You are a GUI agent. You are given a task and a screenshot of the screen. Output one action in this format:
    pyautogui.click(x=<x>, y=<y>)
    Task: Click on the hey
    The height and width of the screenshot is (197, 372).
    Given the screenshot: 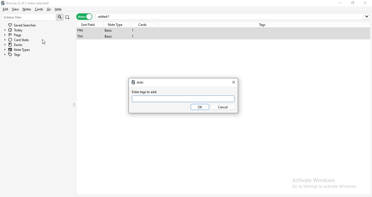 What is the action you would take?
    pyautogui.click(x=80, y=30)
    